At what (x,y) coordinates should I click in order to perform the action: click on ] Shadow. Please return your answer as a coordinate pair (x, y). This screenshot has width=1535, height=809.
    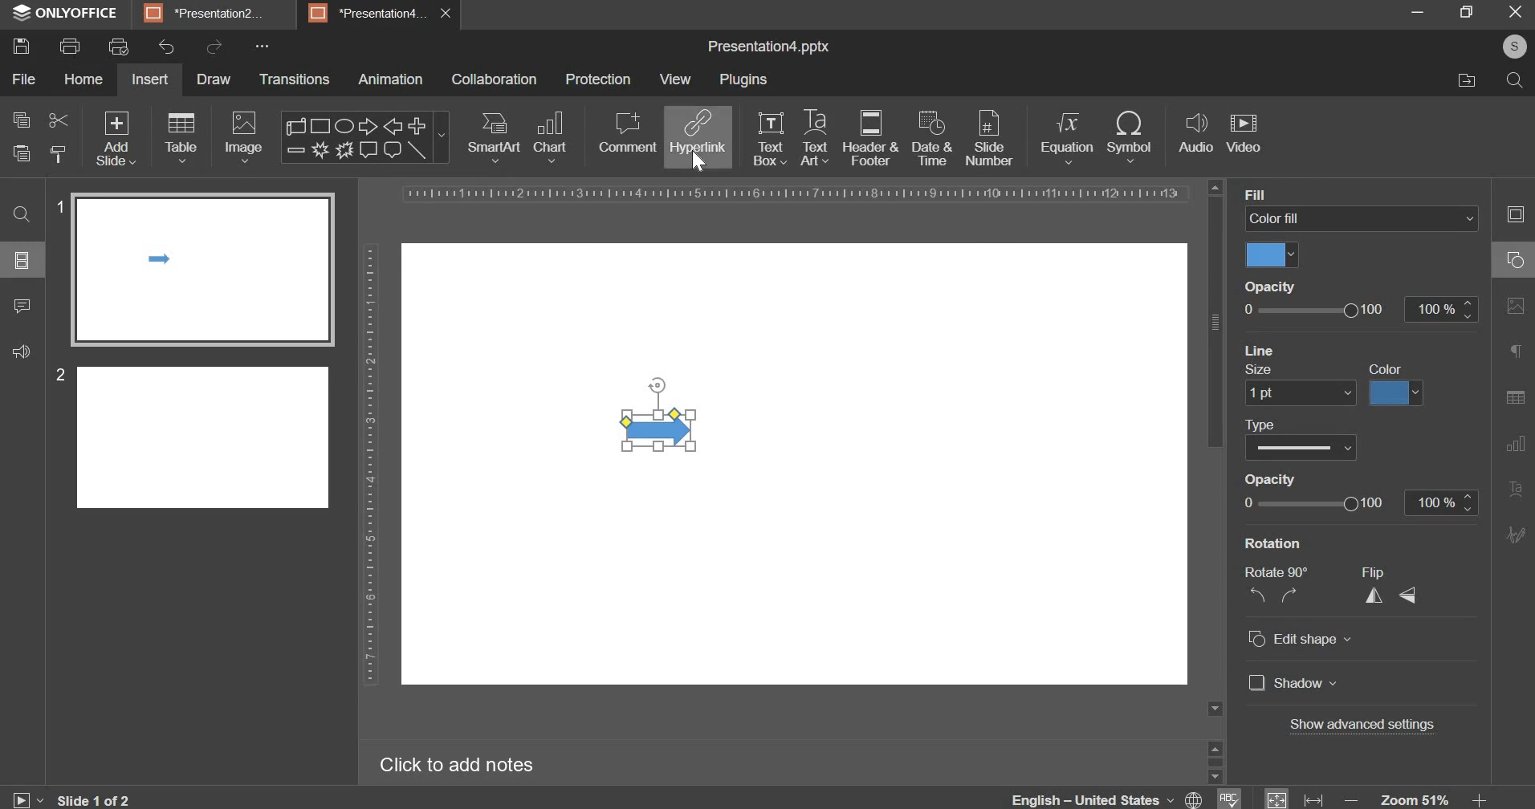
    Looking at the image, I should click on (1289, 683).